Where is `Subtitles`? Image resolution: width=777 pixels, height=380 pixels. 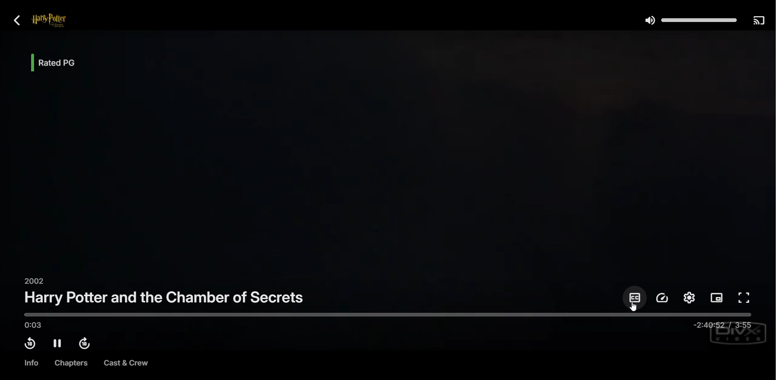 Subtitles is located at coordinates (634, 297).